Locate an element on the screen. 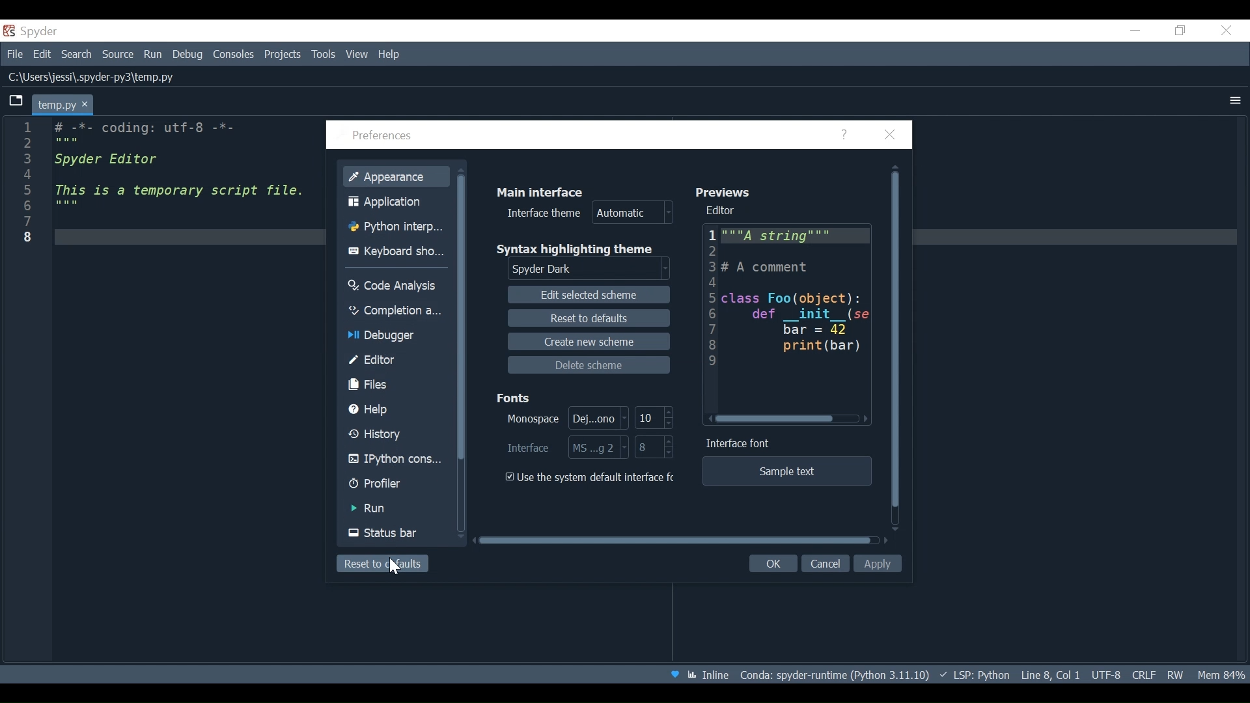  Application is located at coordinates (399, 201).